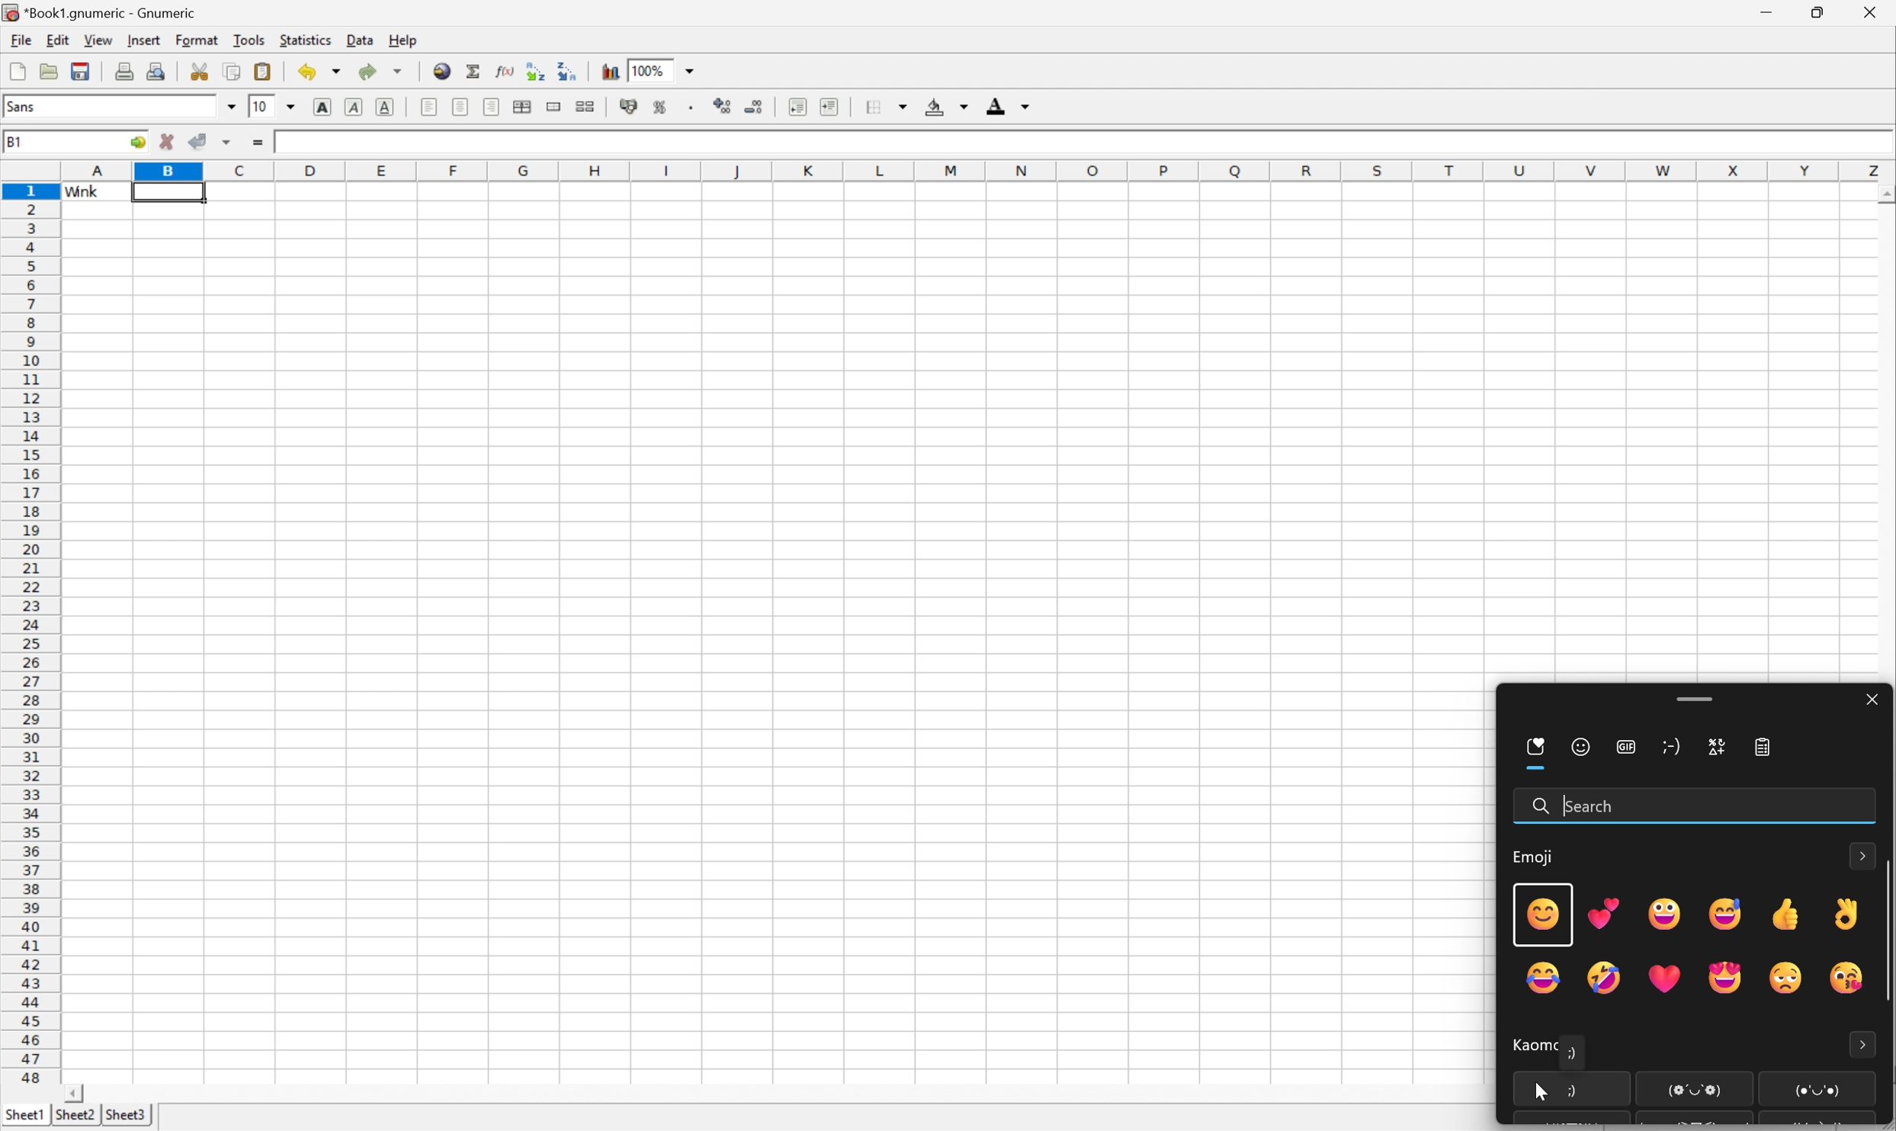 The width and height of the screenshot is (1896, 1131). Describe the element at coordinates (358, 40) in the screenshot. I see `data` at that location.